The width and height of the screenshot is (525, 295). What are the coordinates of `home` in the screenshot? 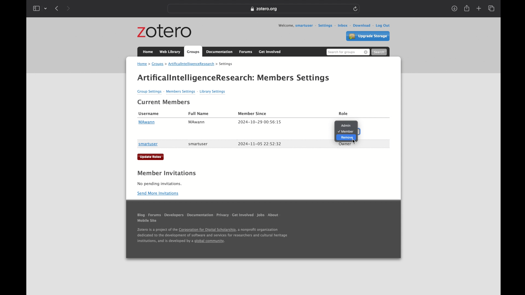 It's located at (143, 64).